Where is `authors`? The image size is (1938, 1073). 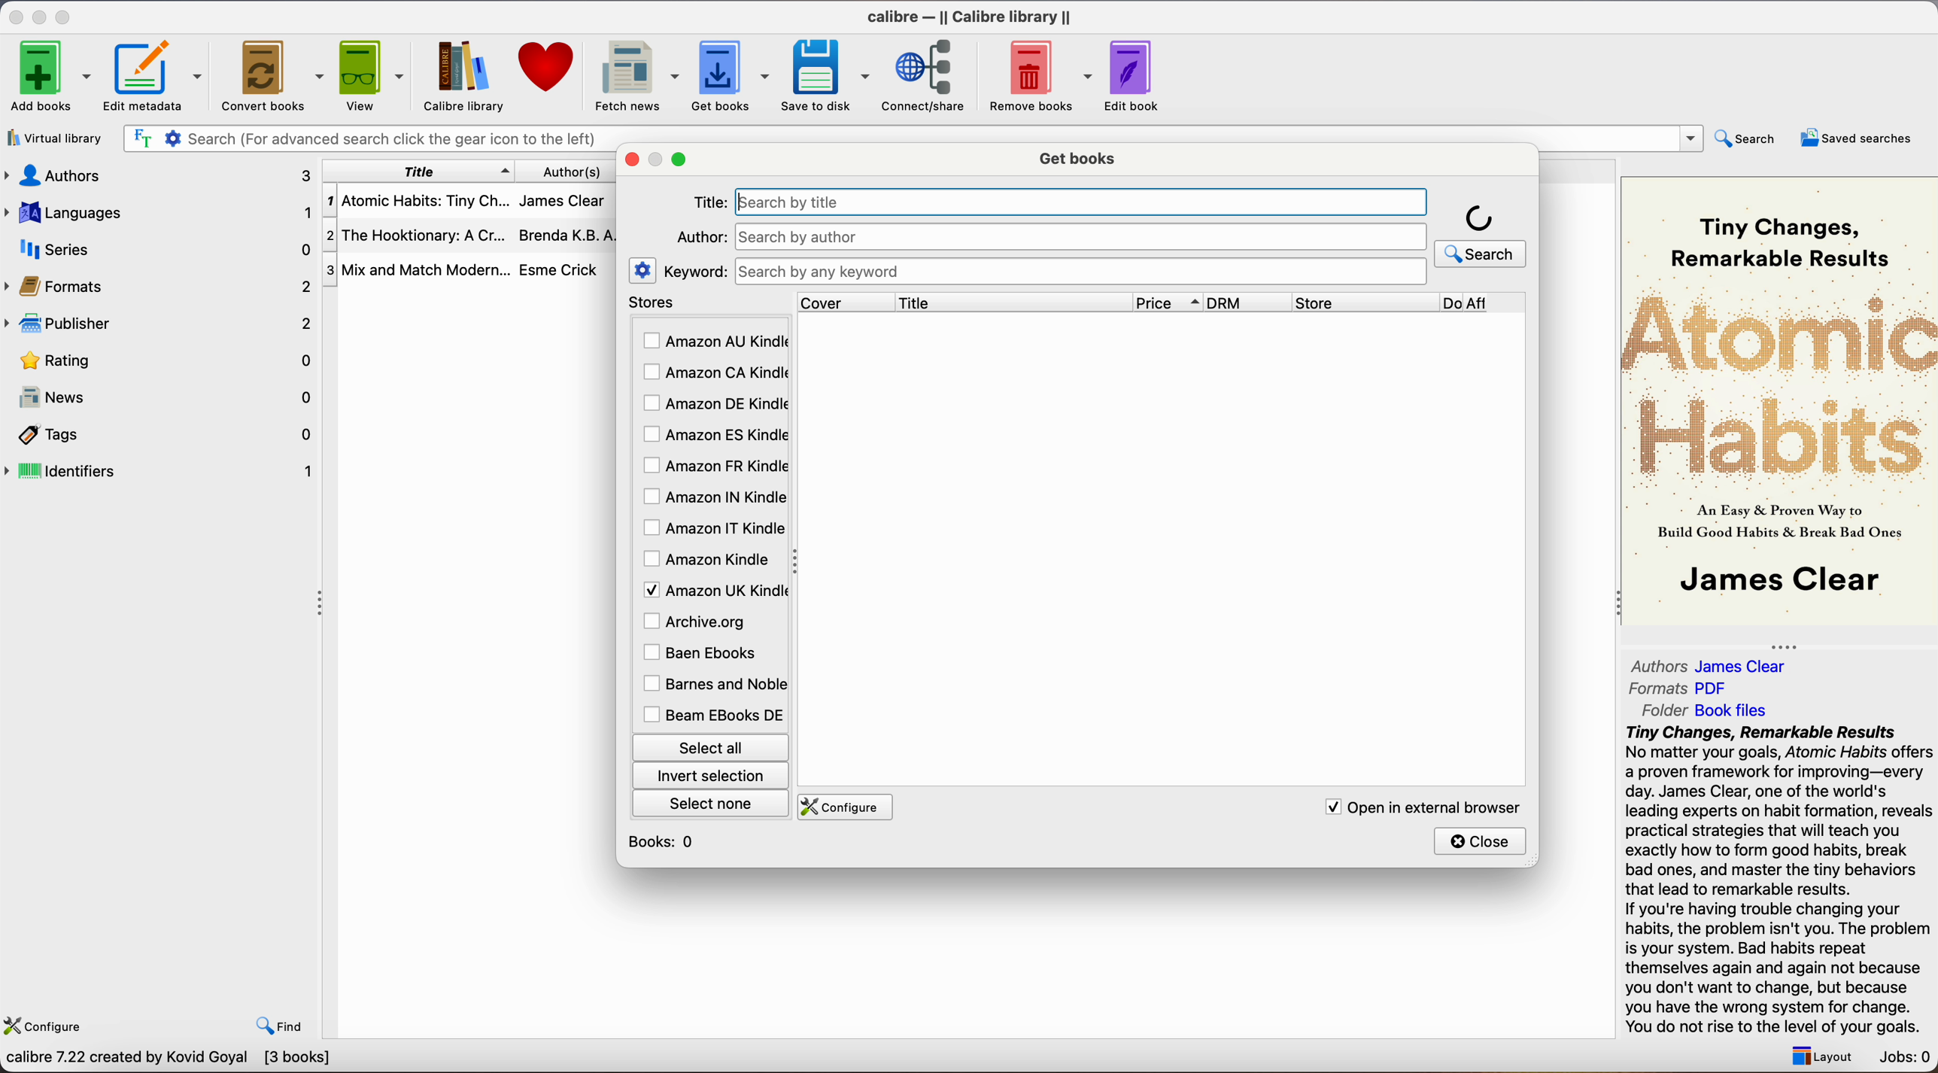
authors is located at coordinates (582, 171).